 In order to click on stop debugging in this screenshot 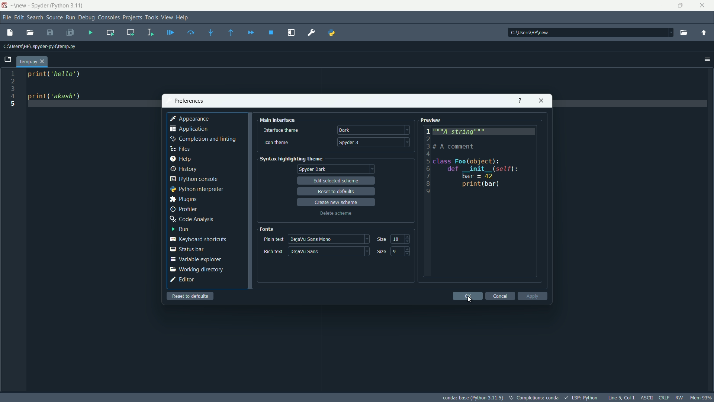, I will do `click(271, 33)`.